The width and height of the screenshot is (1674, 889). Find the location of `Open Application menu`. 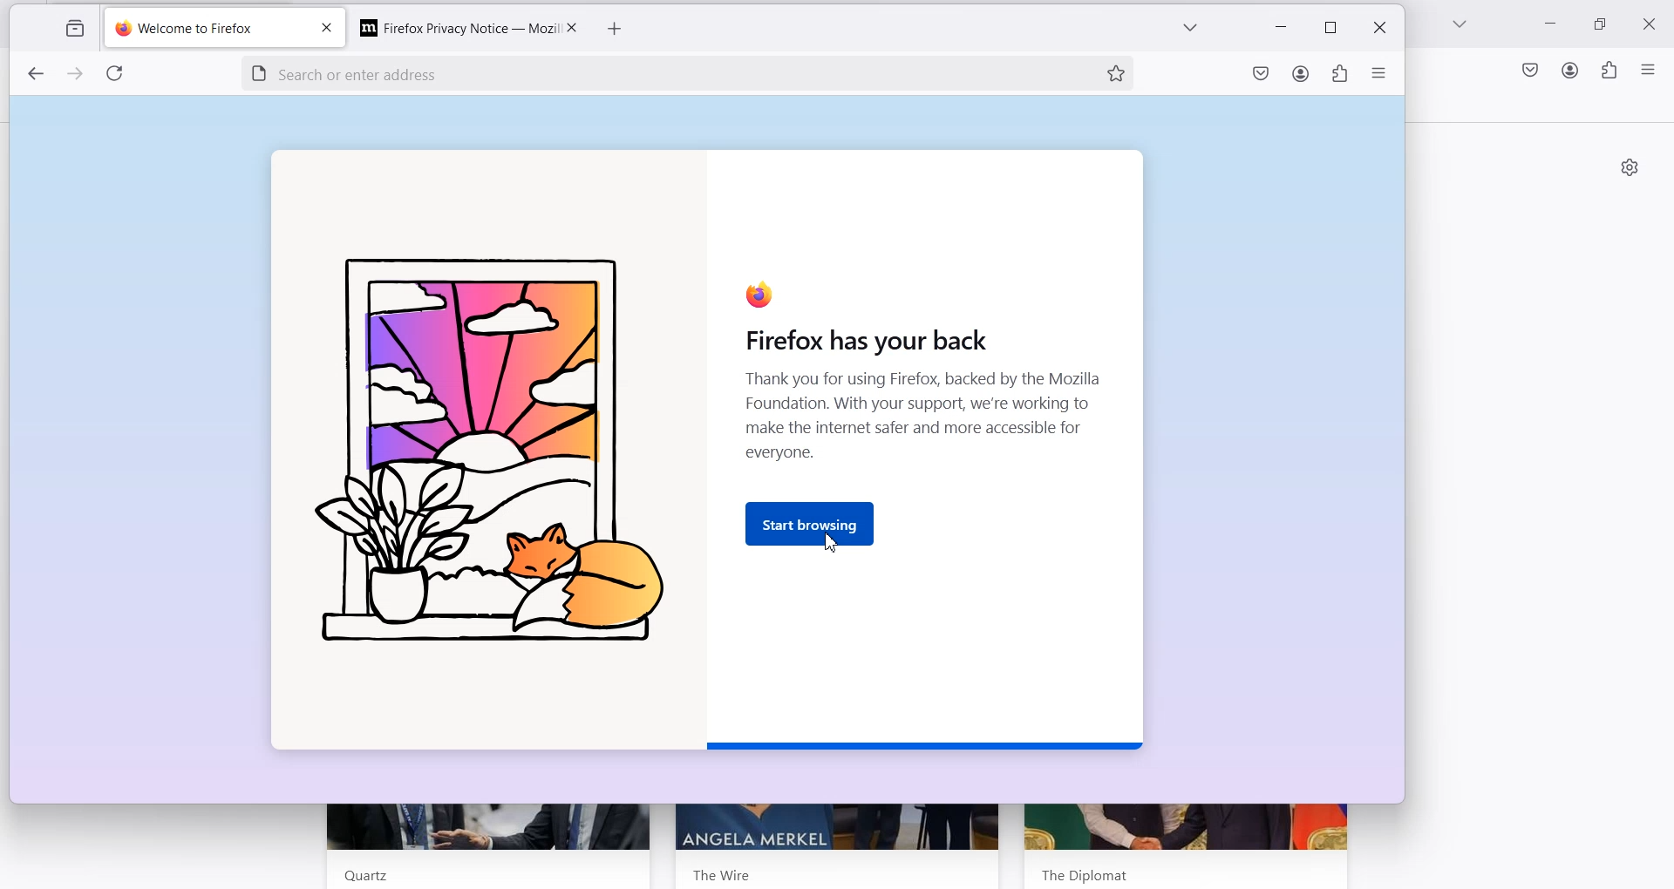

Open Application menu is located at coordinates (1650, 69).